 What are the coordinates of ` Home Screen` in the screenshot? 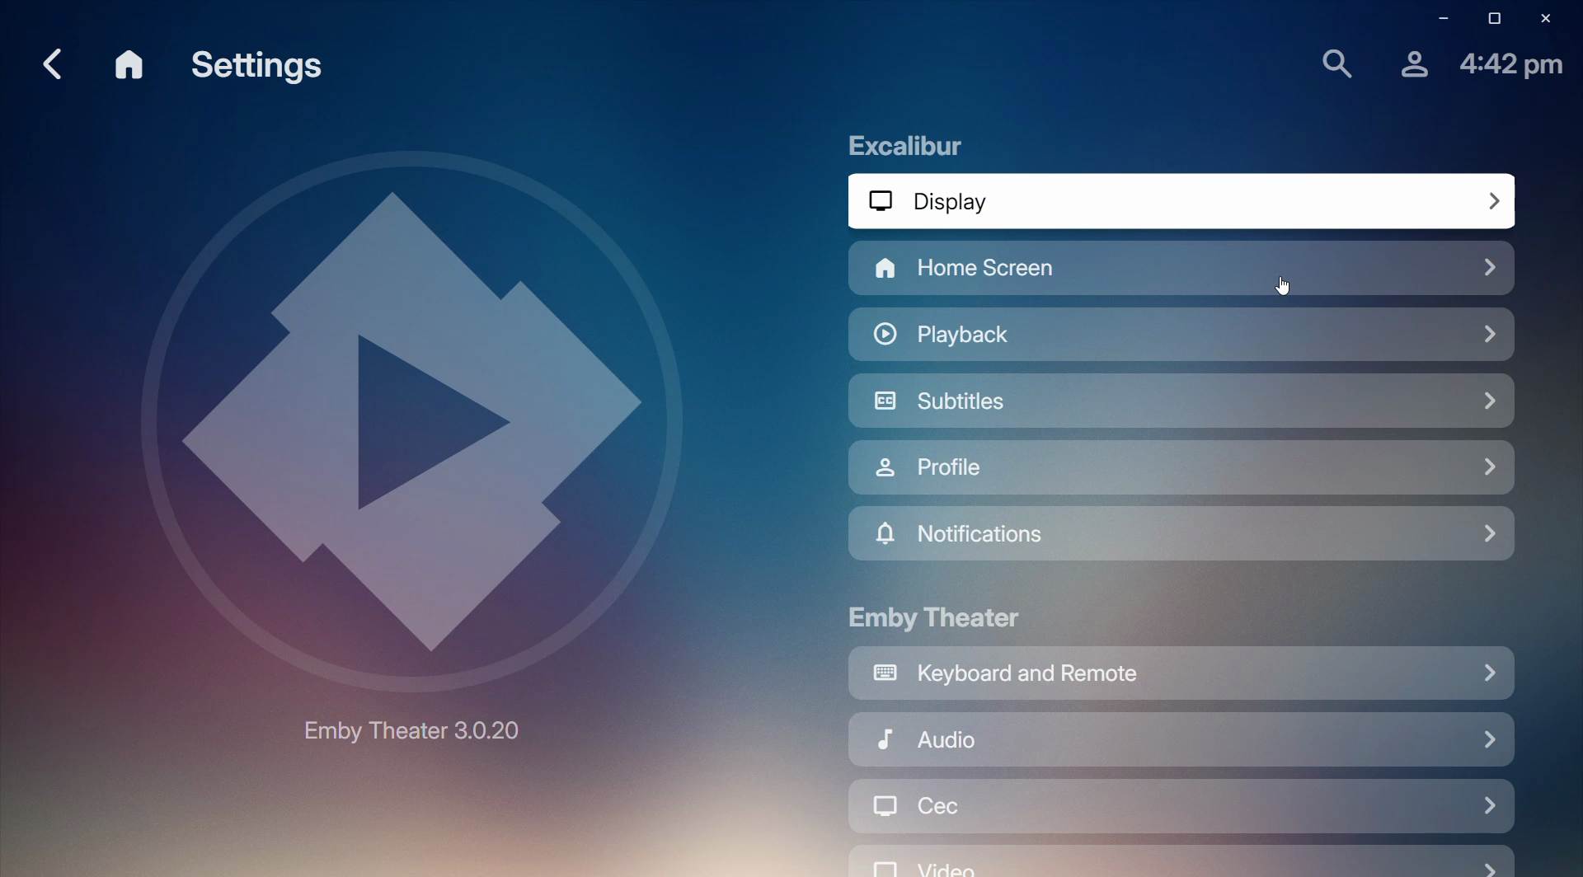 It's located at (1177, 265).